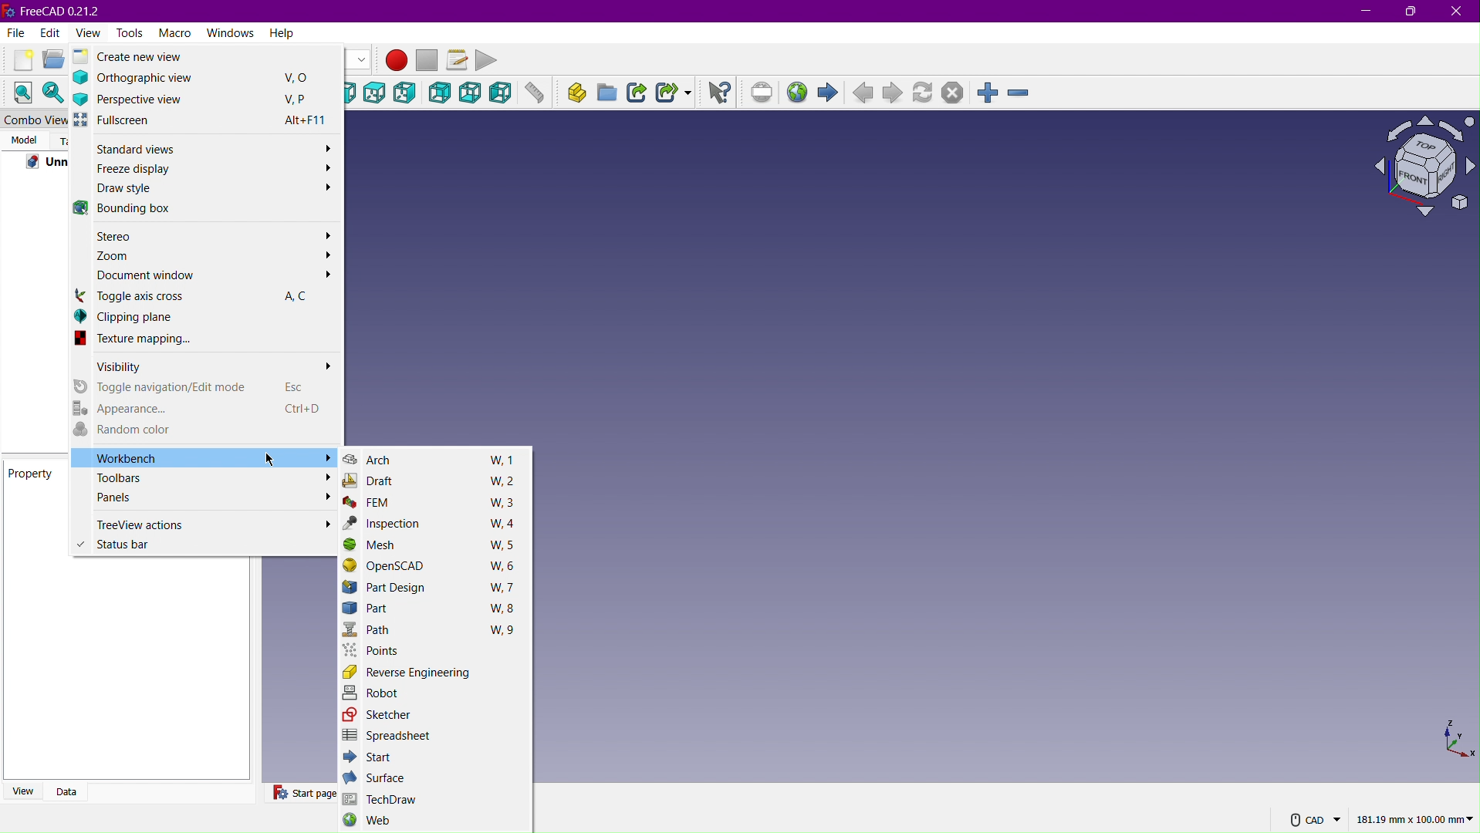  Describe the element at coordinates (796, 94) in the screenshot. I see `Open website` at that location.